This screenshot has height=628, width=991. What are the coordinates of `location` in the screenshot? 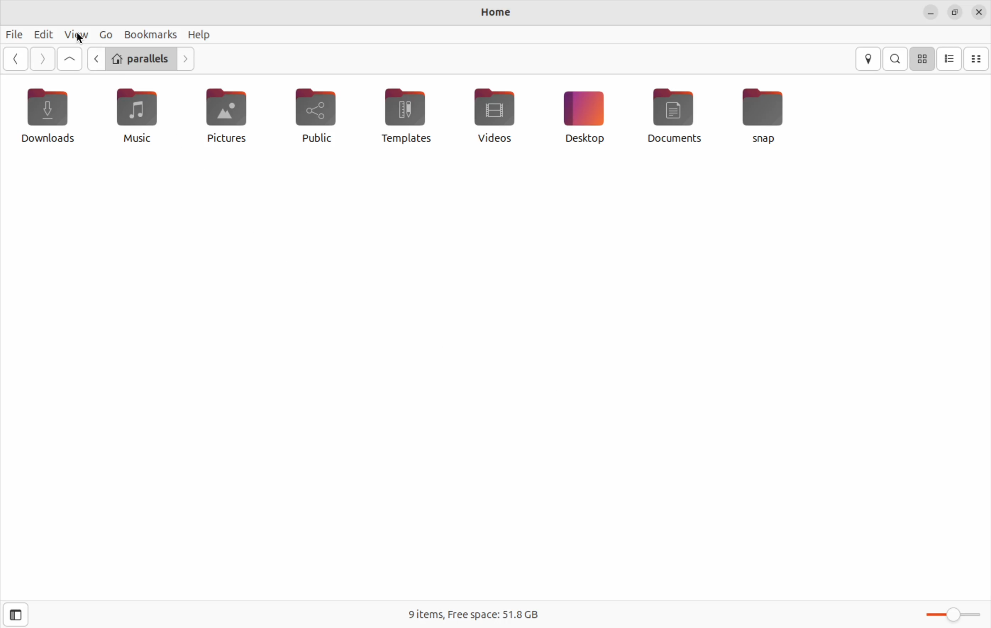 It's located at (870, 59).